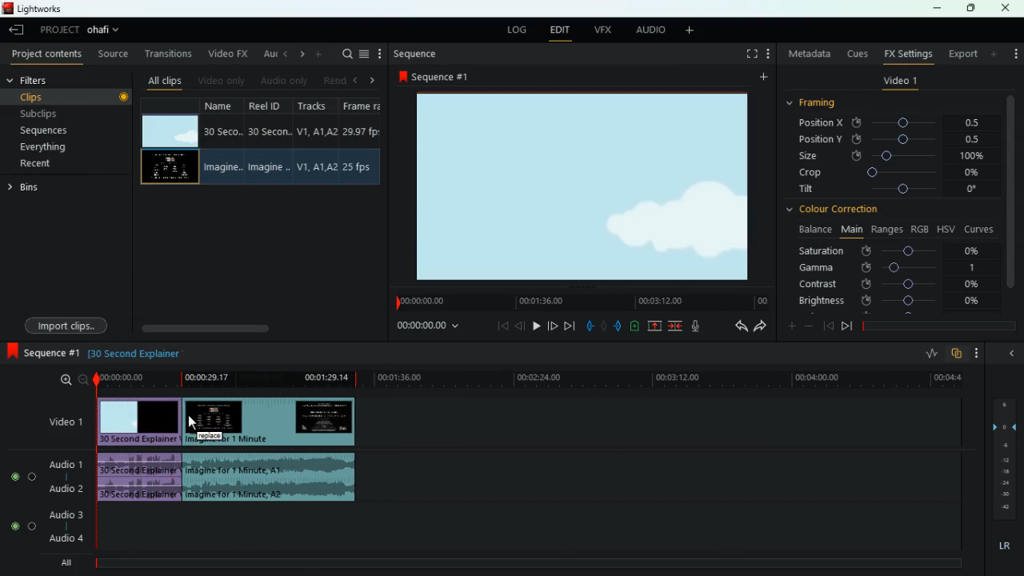  What do you see at coordinates (892, 155) in the screenshot?
I see `size` at bounding box center [892, 155].